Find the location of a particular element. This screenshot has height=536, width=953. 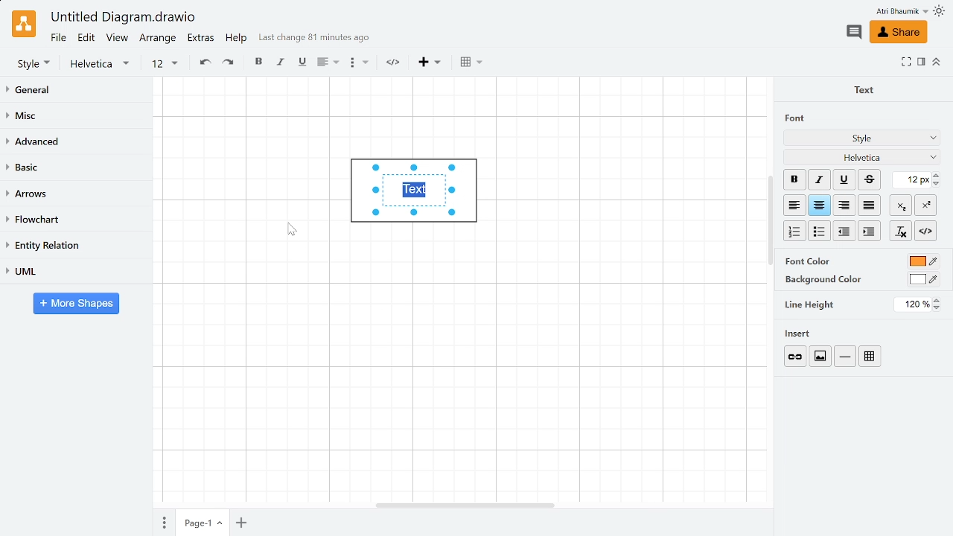

Bullet is located at coordinates (820, 231).